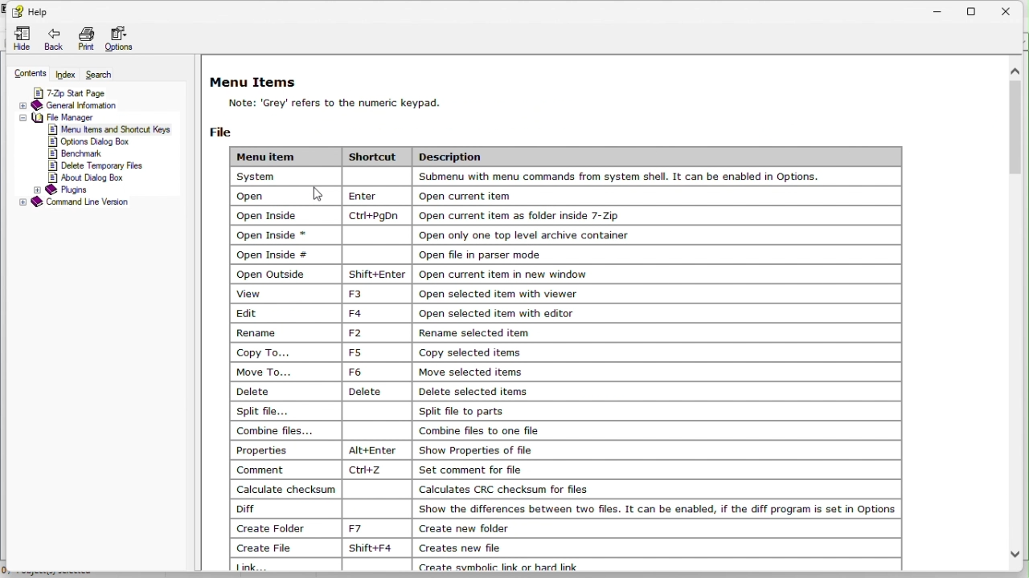 The width and height of the screenshot is (1029, 578). I want to click on | Copy To... | Fs | Copy selected items, so click(385, 352).